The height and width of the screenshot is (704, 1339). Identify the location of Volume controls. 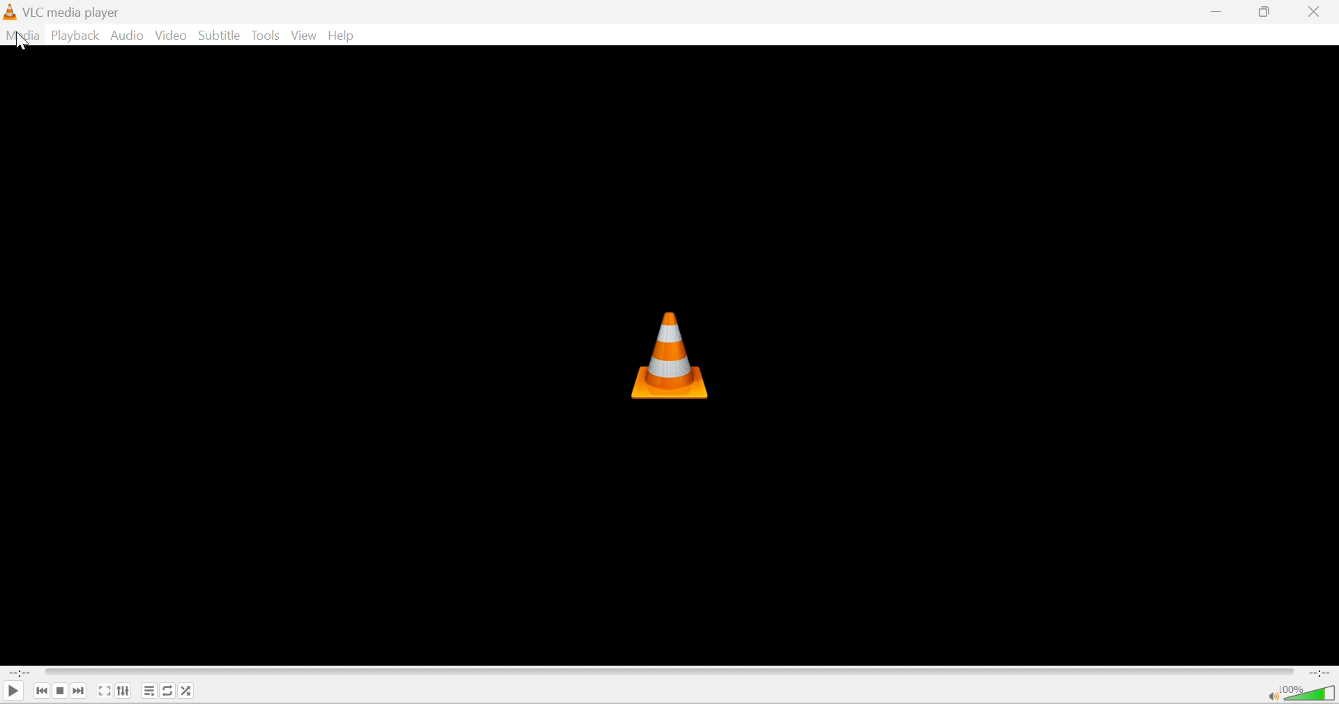
(1311, 694).